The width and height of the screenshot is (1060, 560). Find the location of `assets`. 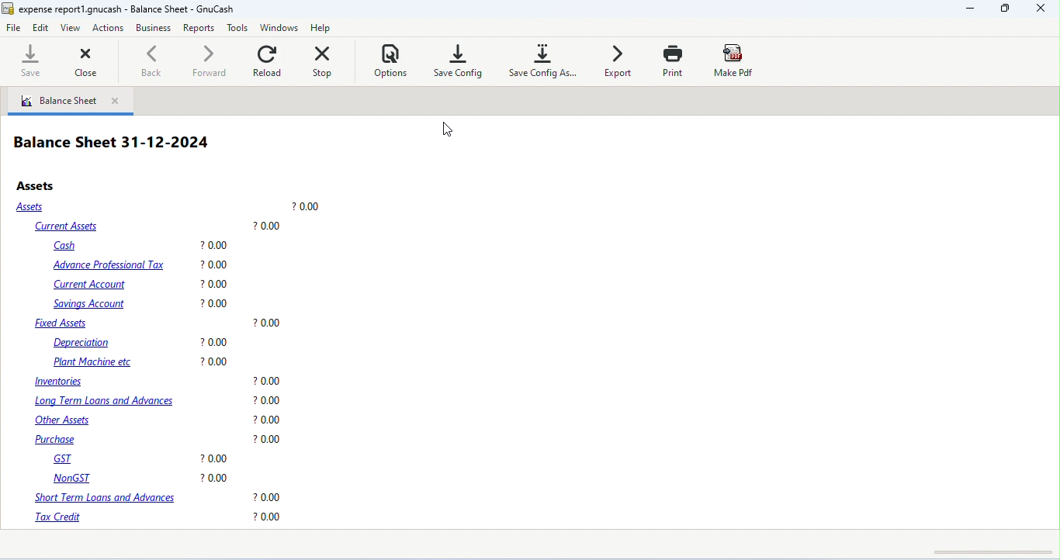

assets is located at coordinates (38, 185).